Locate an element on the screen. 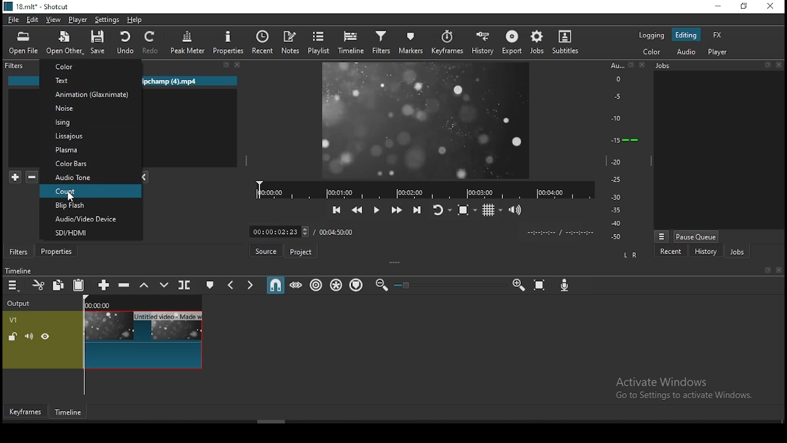  timeline is located at coordinates (351, 42).